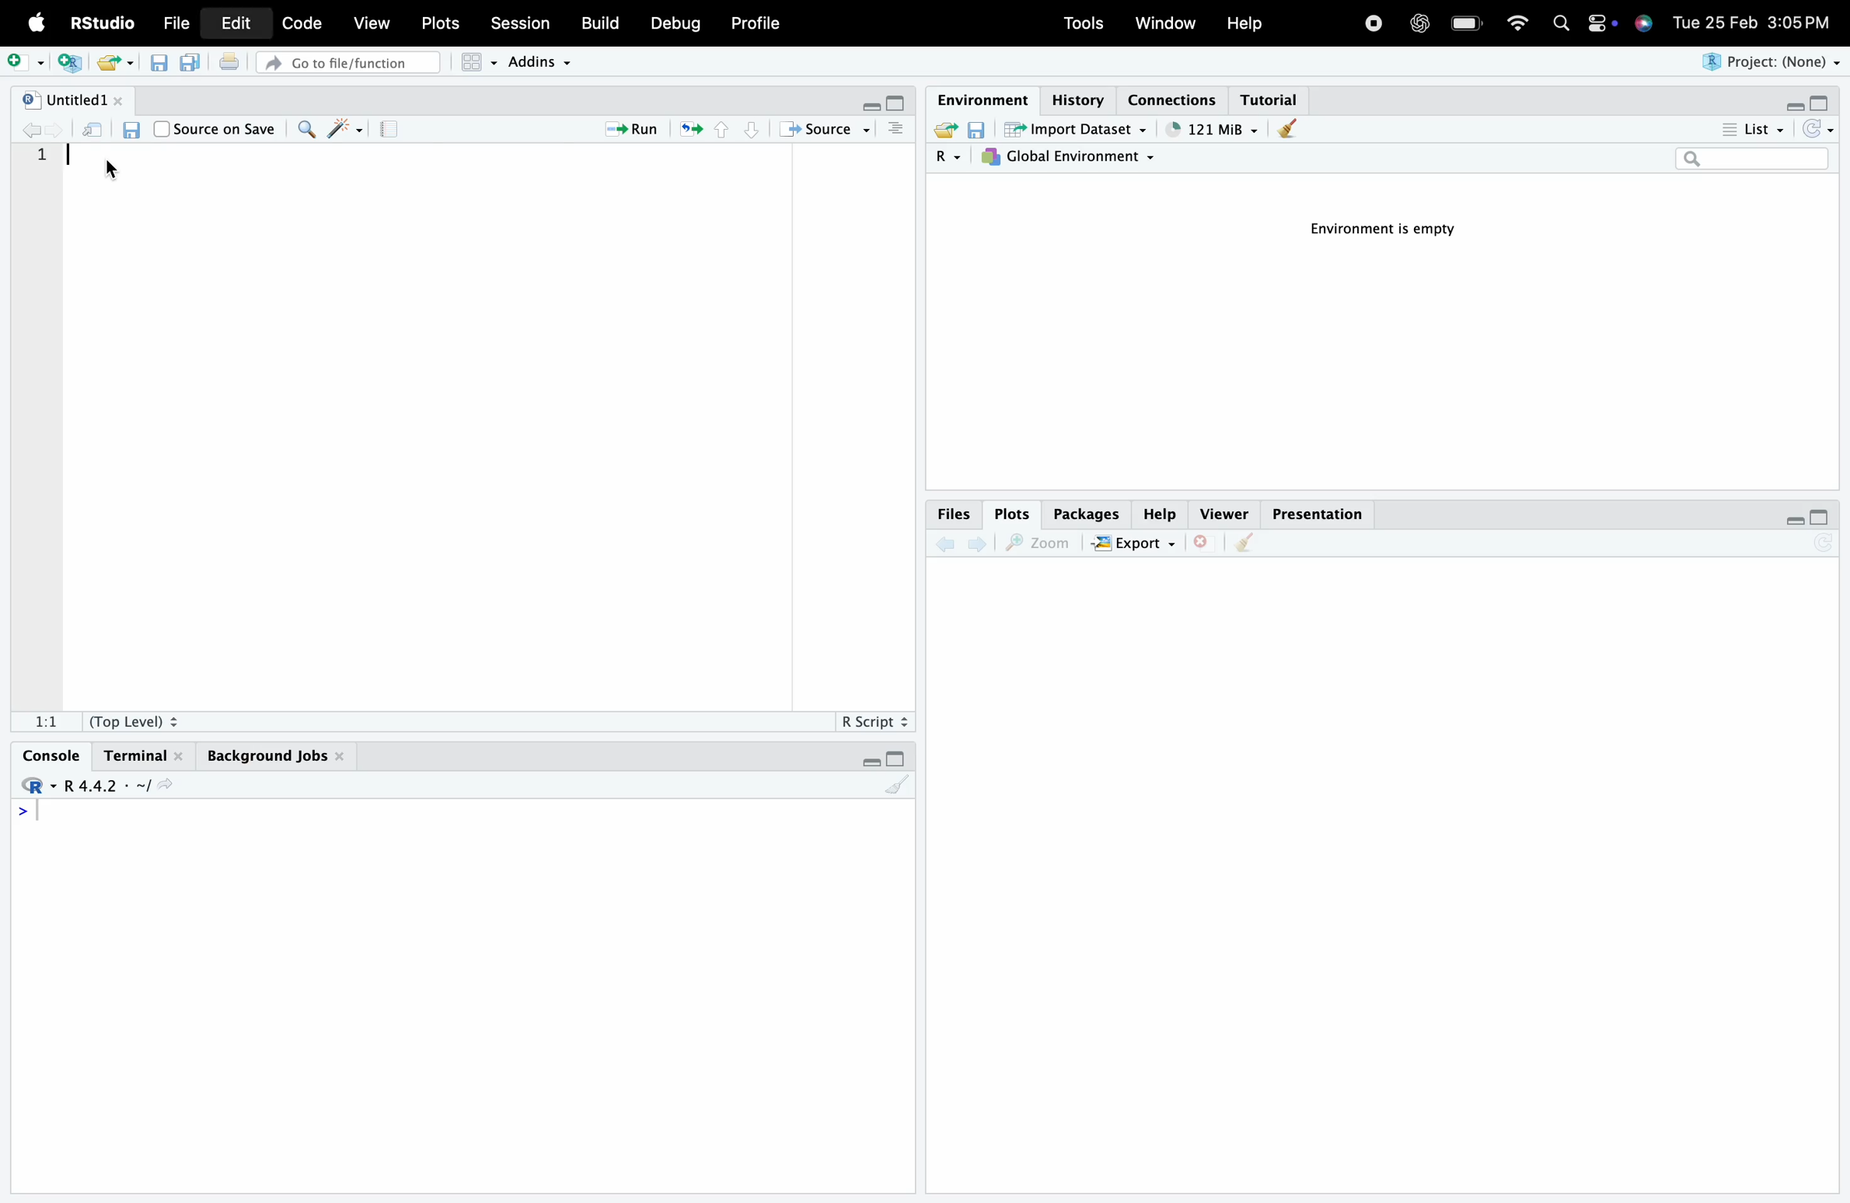  I want to click on Go back to the previous source location (Ctrl + F9), so click(30, 129).